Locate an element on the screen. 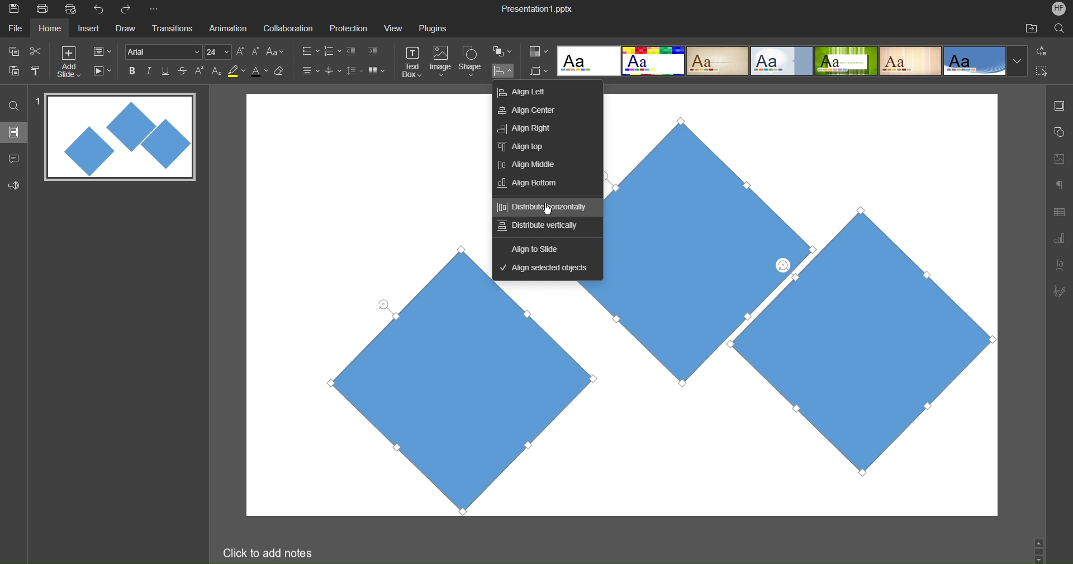  Shape 2 Selected is located at coordinates (697, 247).